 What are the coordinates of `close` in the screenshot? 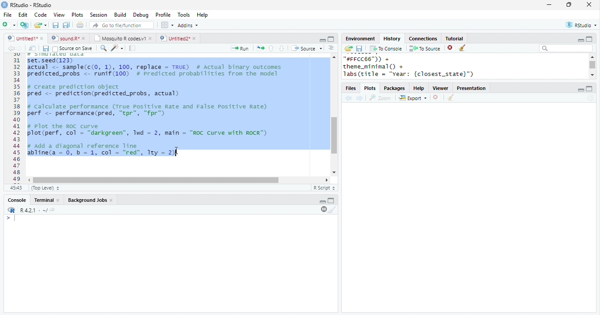 It's located at (195, 39).